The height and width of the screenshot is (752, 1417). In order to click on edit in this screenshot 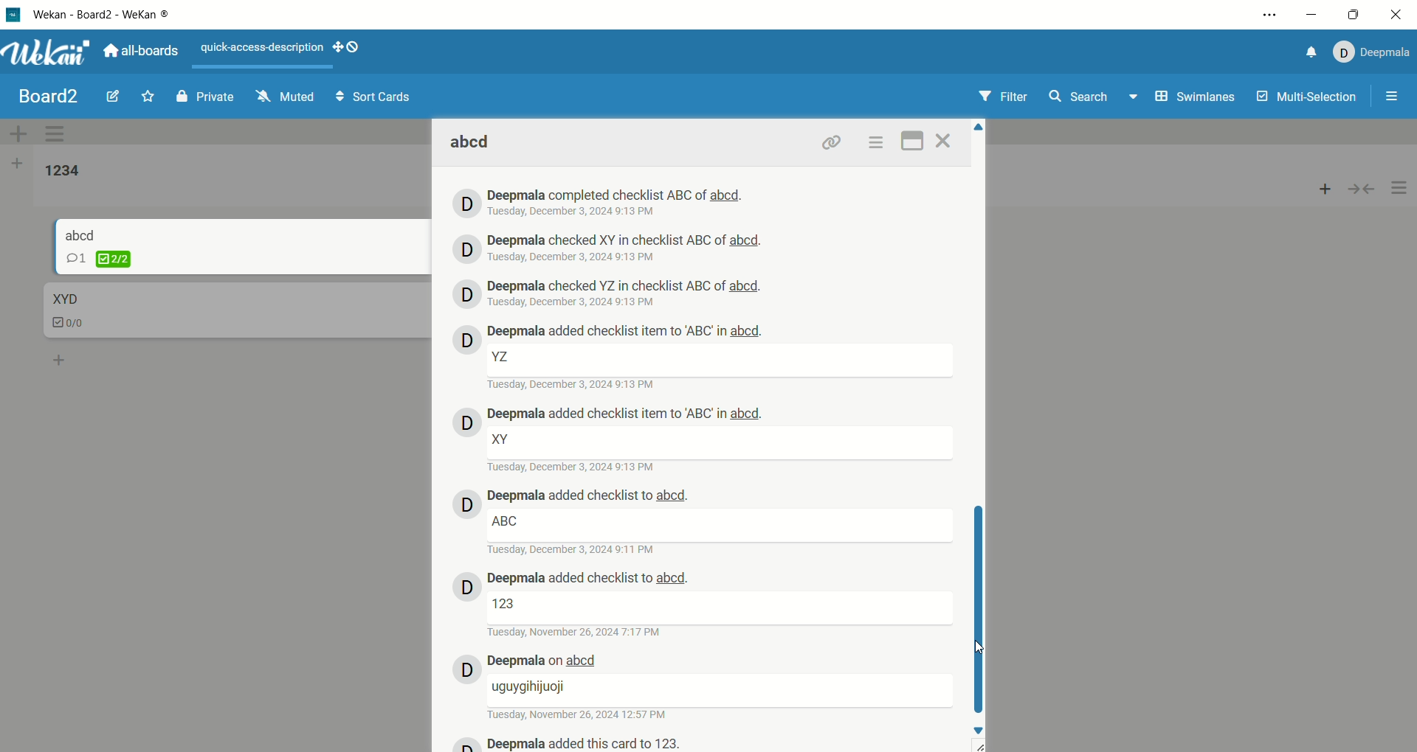, I will do `click(113, 94)`.